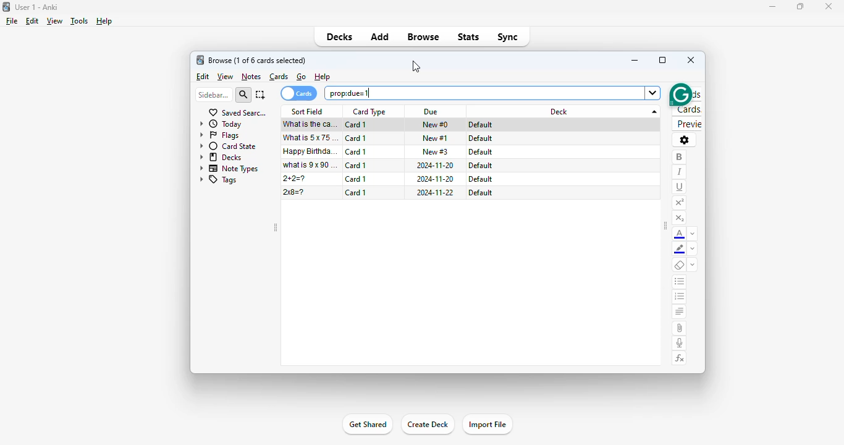 Image resolution: width=844 pixels, height=445 pixels. Describe the element at coordinates (229, 146) in the screenshot. I see `card state` at that location.